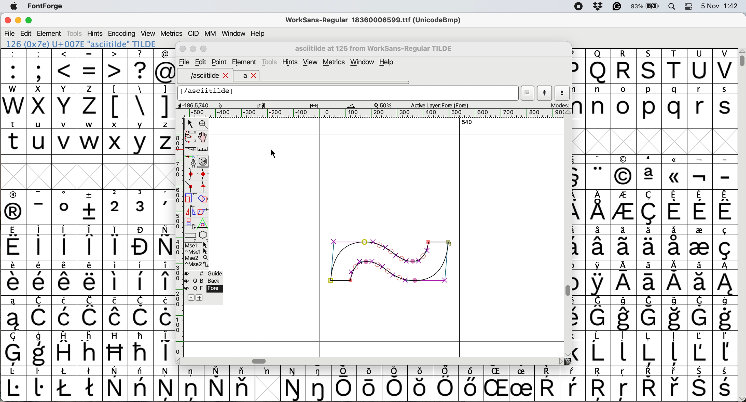 Image resolution: width=746 pixels, height=402 pixels. I want to click on active layer, so click(438, 105).